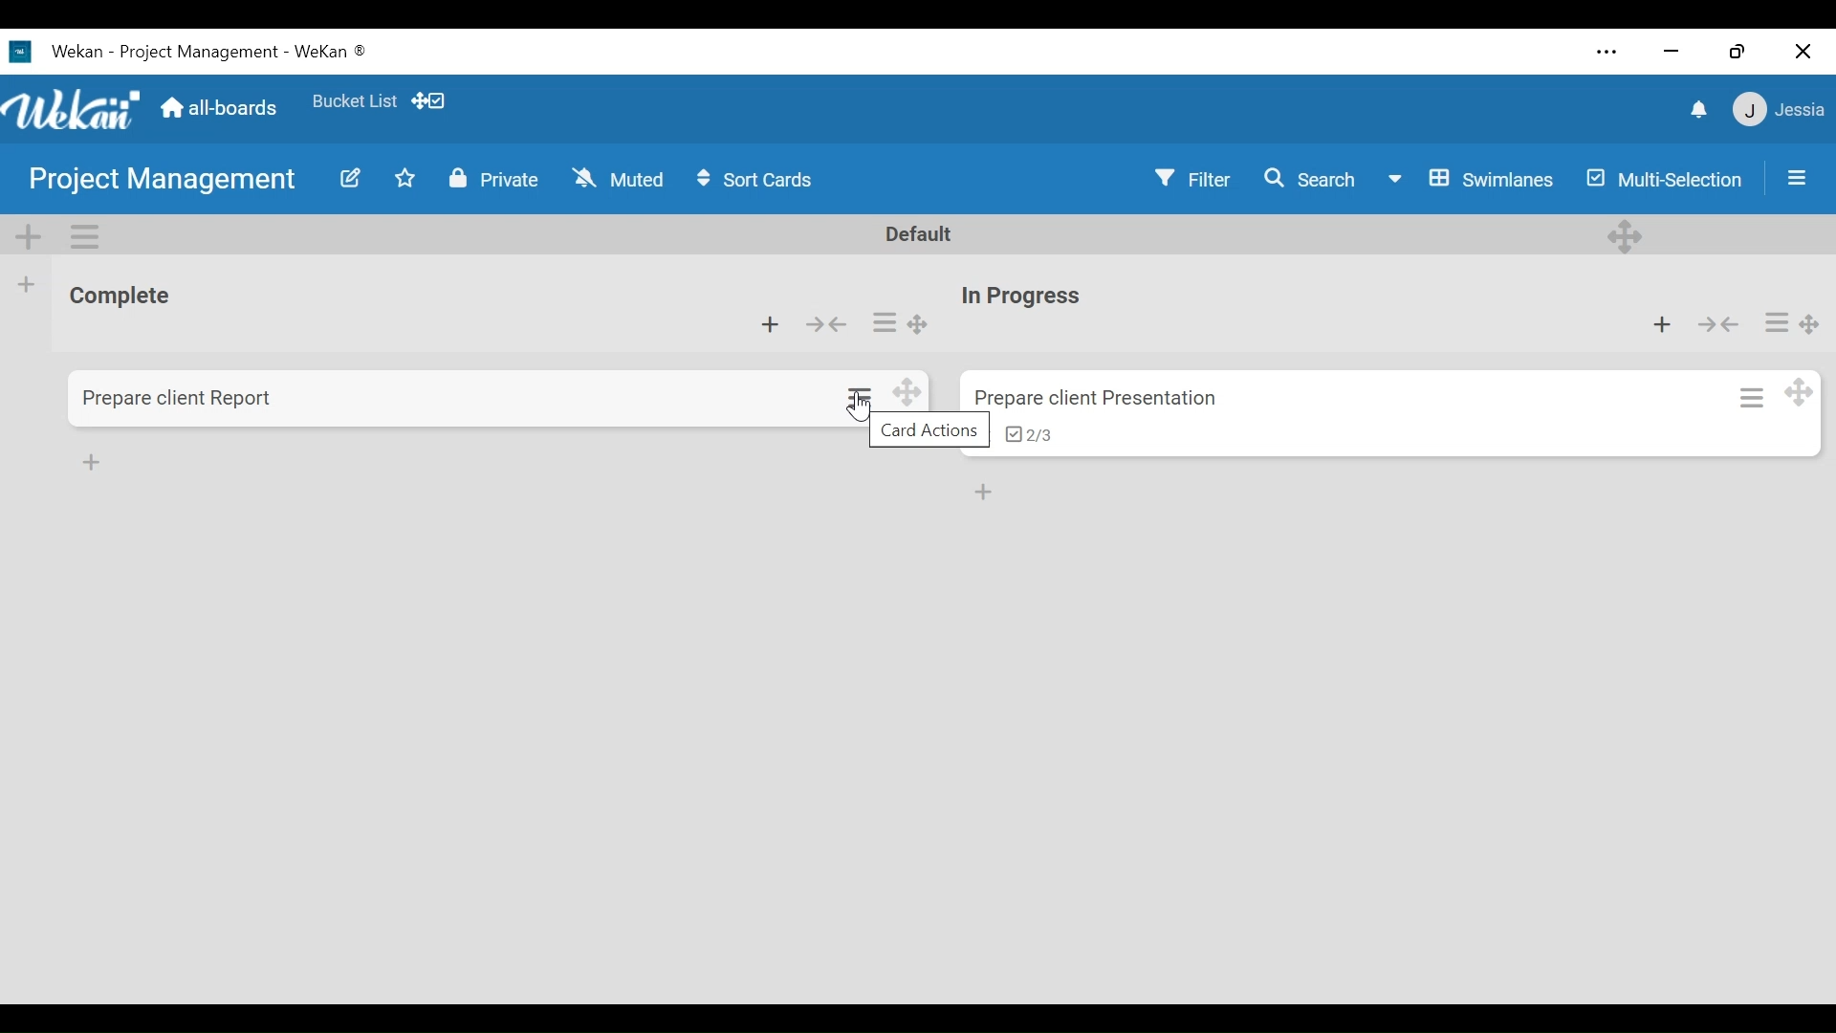 The width and height of the screenshot is (1836, 1033). Describe the element at coordinates (87, 237) in the screenshot. I see `Swimlane Actions` at that location.